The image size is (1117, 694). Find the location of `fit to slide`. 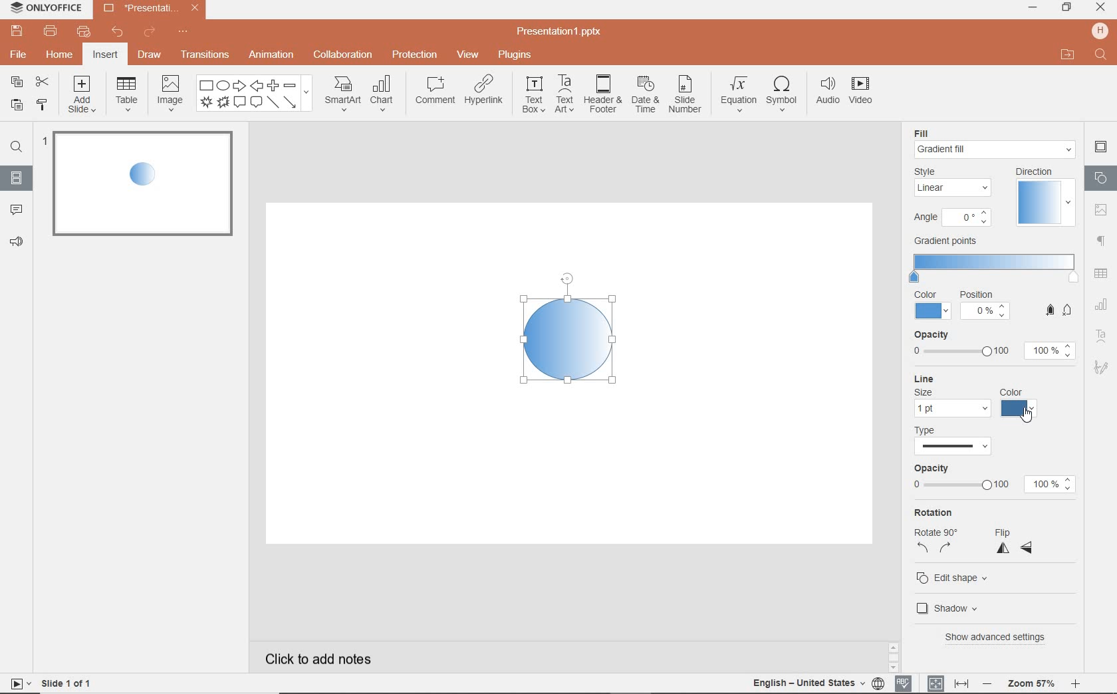

fit to slide is located at coordinates (936, 683).